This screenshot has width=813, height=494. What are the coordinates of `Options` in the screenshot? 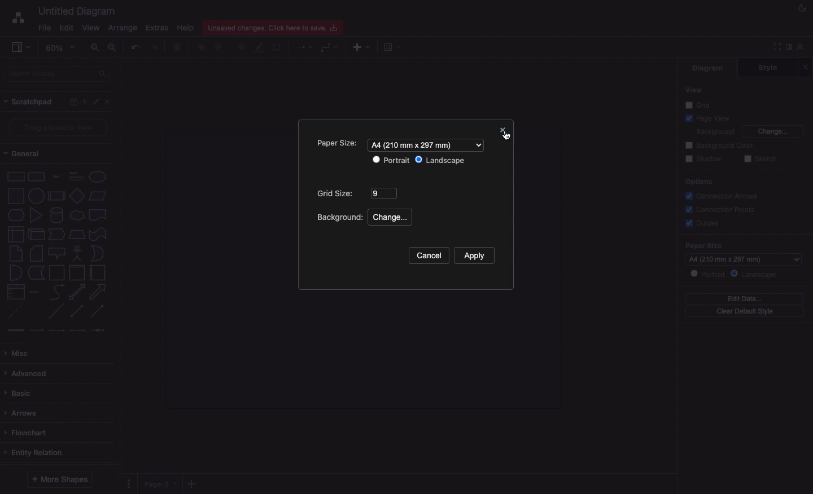 It's located at (698, 183).